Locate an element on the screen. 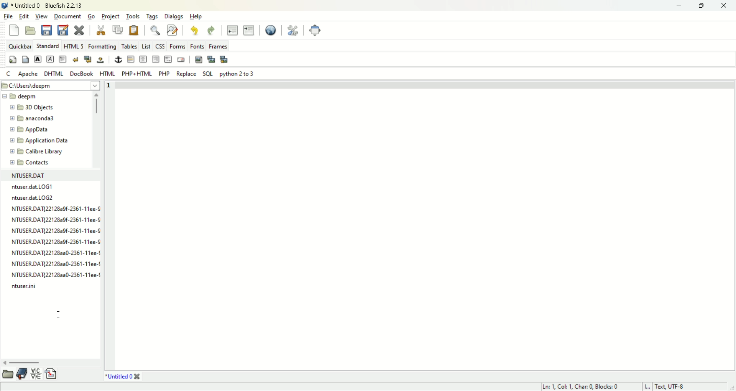 The image size is (736, 391). file path is located at coordinates (51, 85).